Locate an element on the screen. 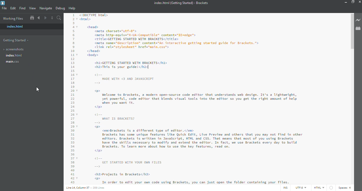 Image resolution: width=362 pixels, height=191 pixels. navigate is located at coordinates (46, 8).